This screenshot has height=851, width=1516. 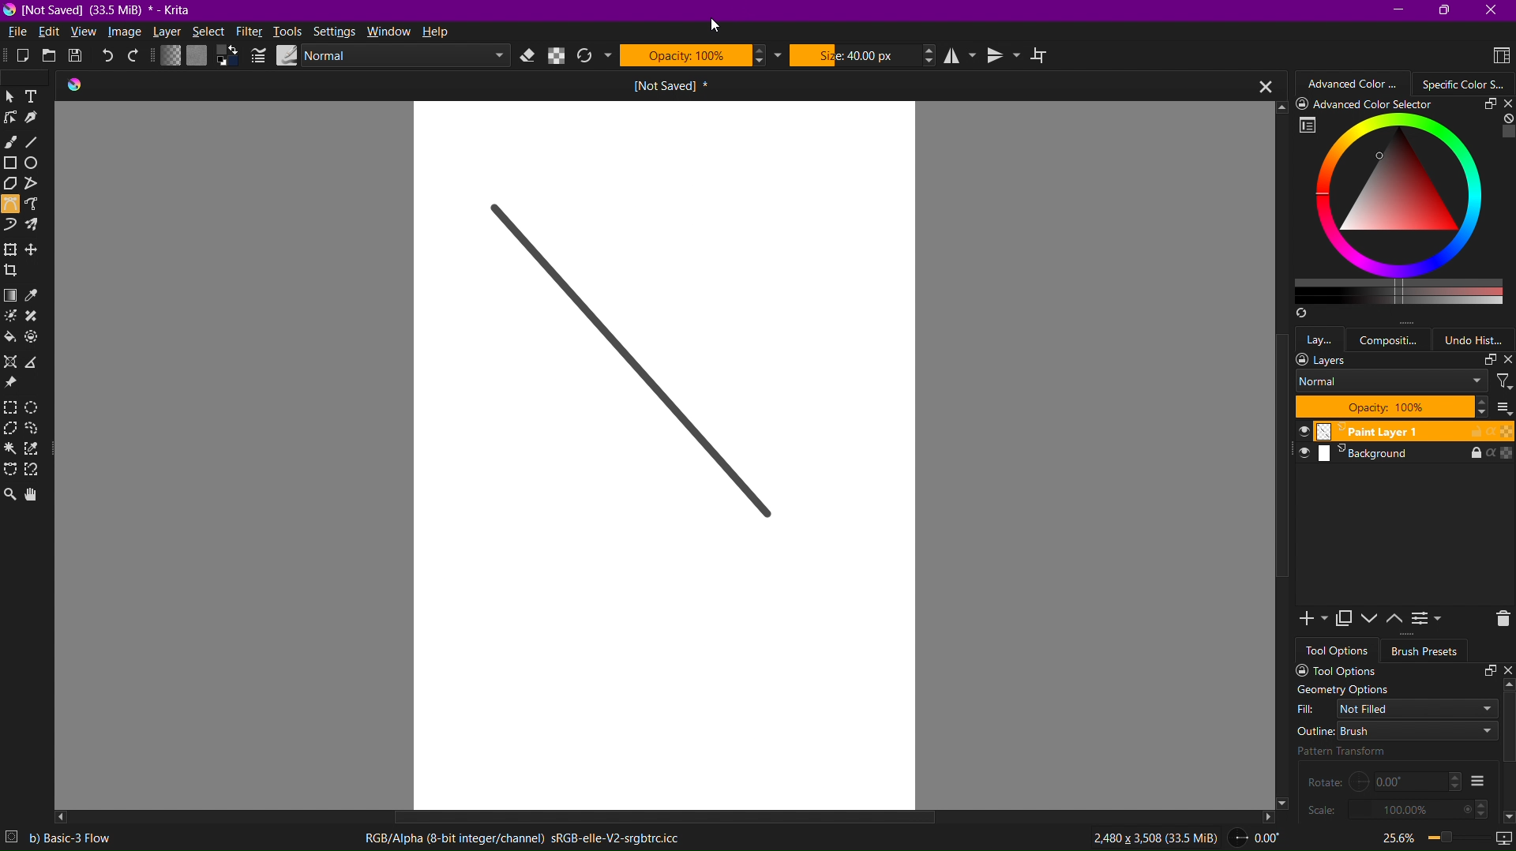 I want to click on Scrollbar, so click(x=654, y=813).